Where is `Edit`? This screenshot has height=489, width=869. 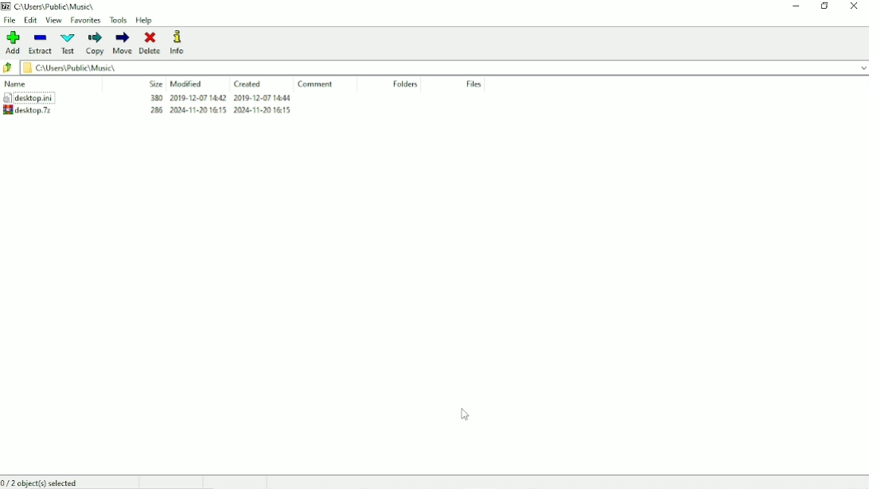 Edit is located at coordinates (31, 20).